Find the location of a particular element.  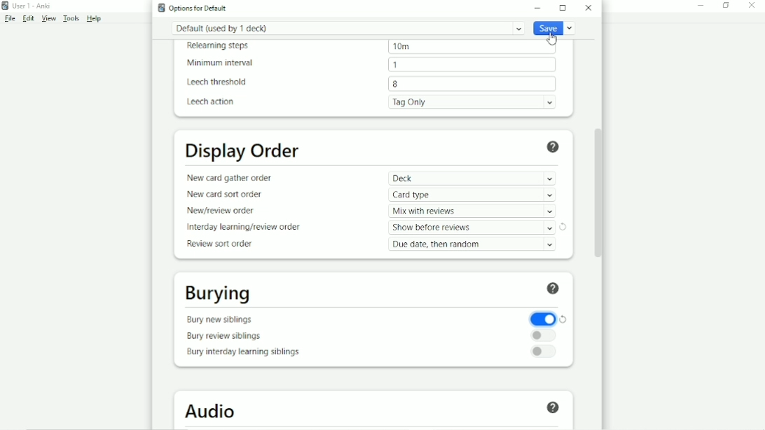

Audio is located at coordinates (214, 411).